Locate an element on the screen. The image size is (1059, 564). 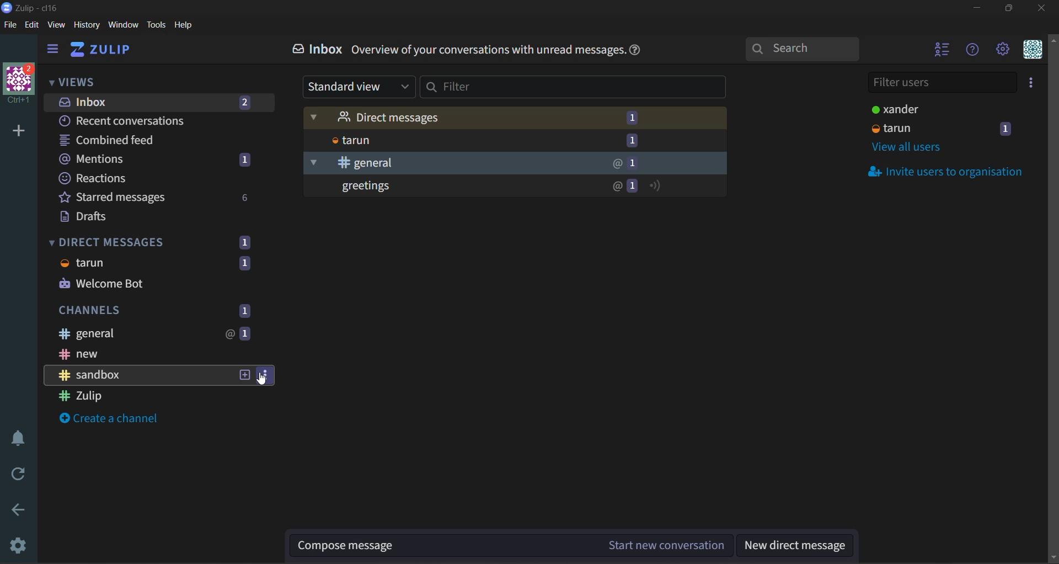
Overview of your conversations with unread messages is located at coordinates (488, 51).